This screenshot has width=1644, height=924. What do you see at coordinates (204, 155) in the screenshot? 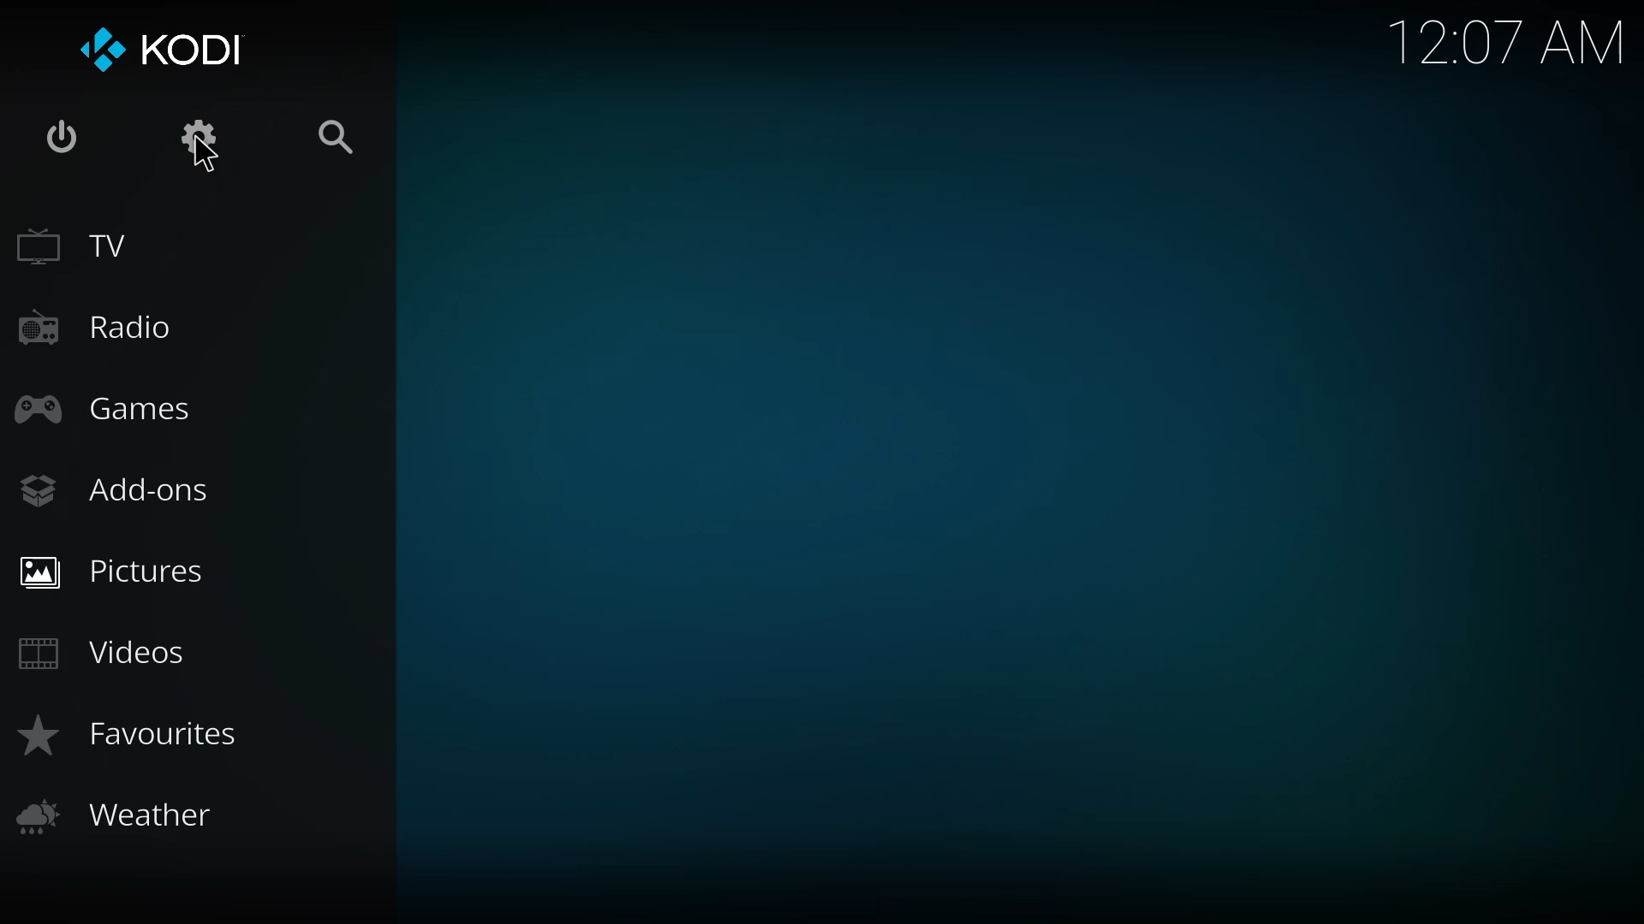
I see `cursor` at bounding box center [204, 155].